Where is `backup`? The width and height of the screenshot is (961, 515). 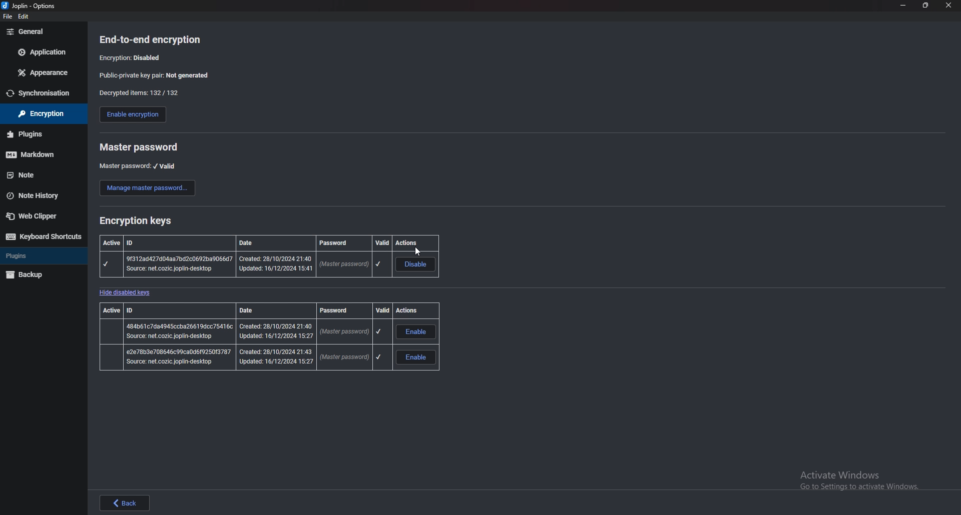 backup is located at coordinates (41, 275).